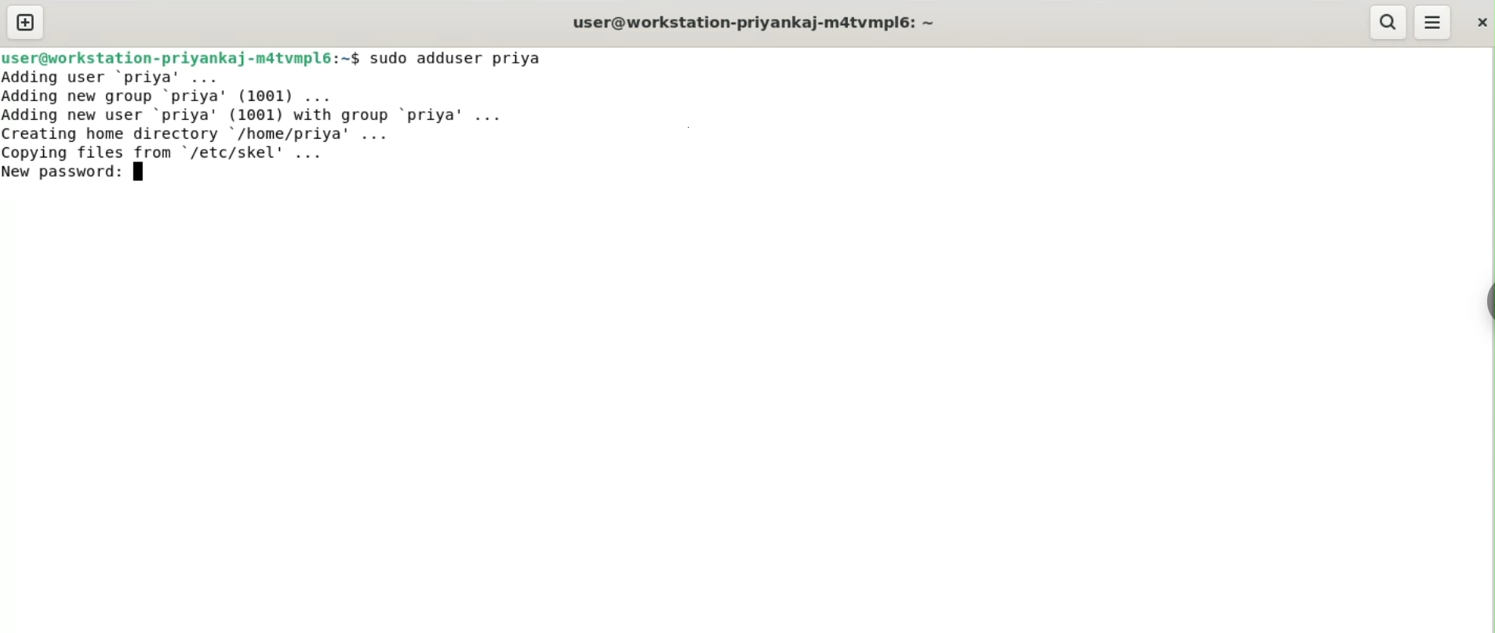  What do you see at coordinates (1480, 22) in the screenshot?
I see `close` at bounding box center [1480, 22].